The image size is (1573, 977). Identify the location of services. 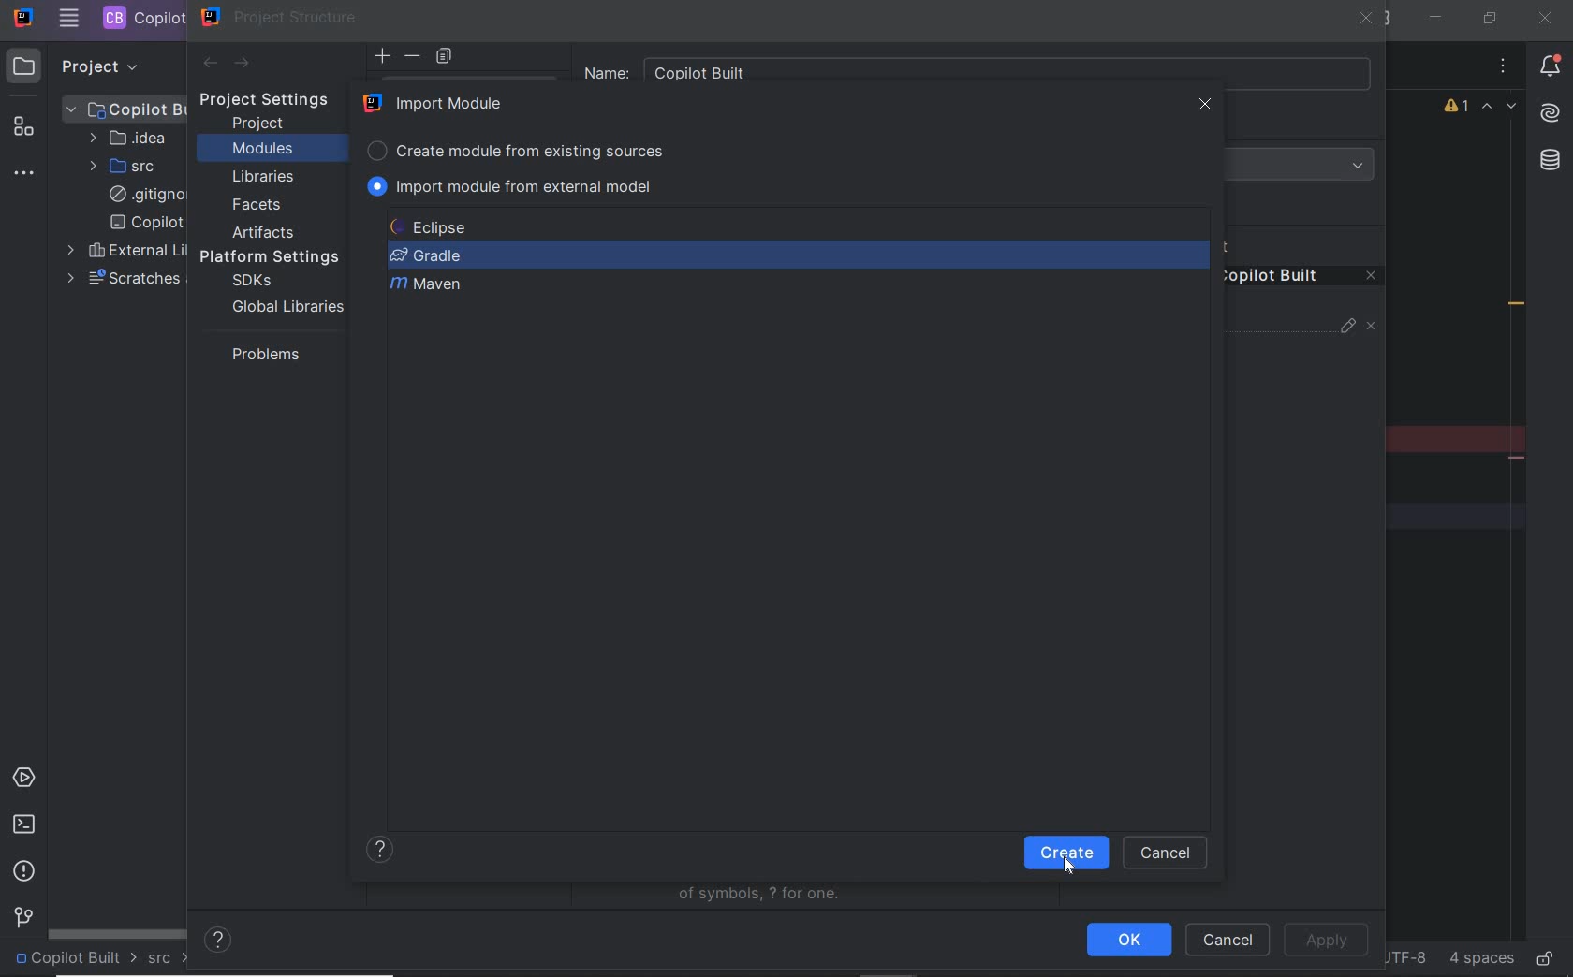
(26, 780).